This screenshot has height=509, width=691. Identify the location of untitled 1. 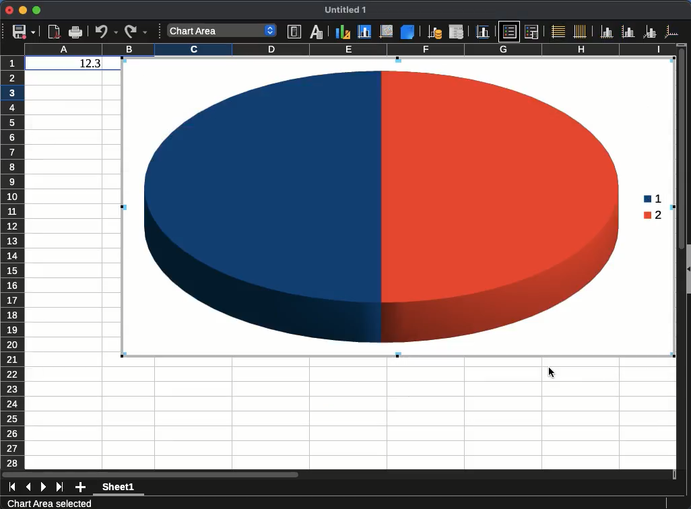
(345, 10).